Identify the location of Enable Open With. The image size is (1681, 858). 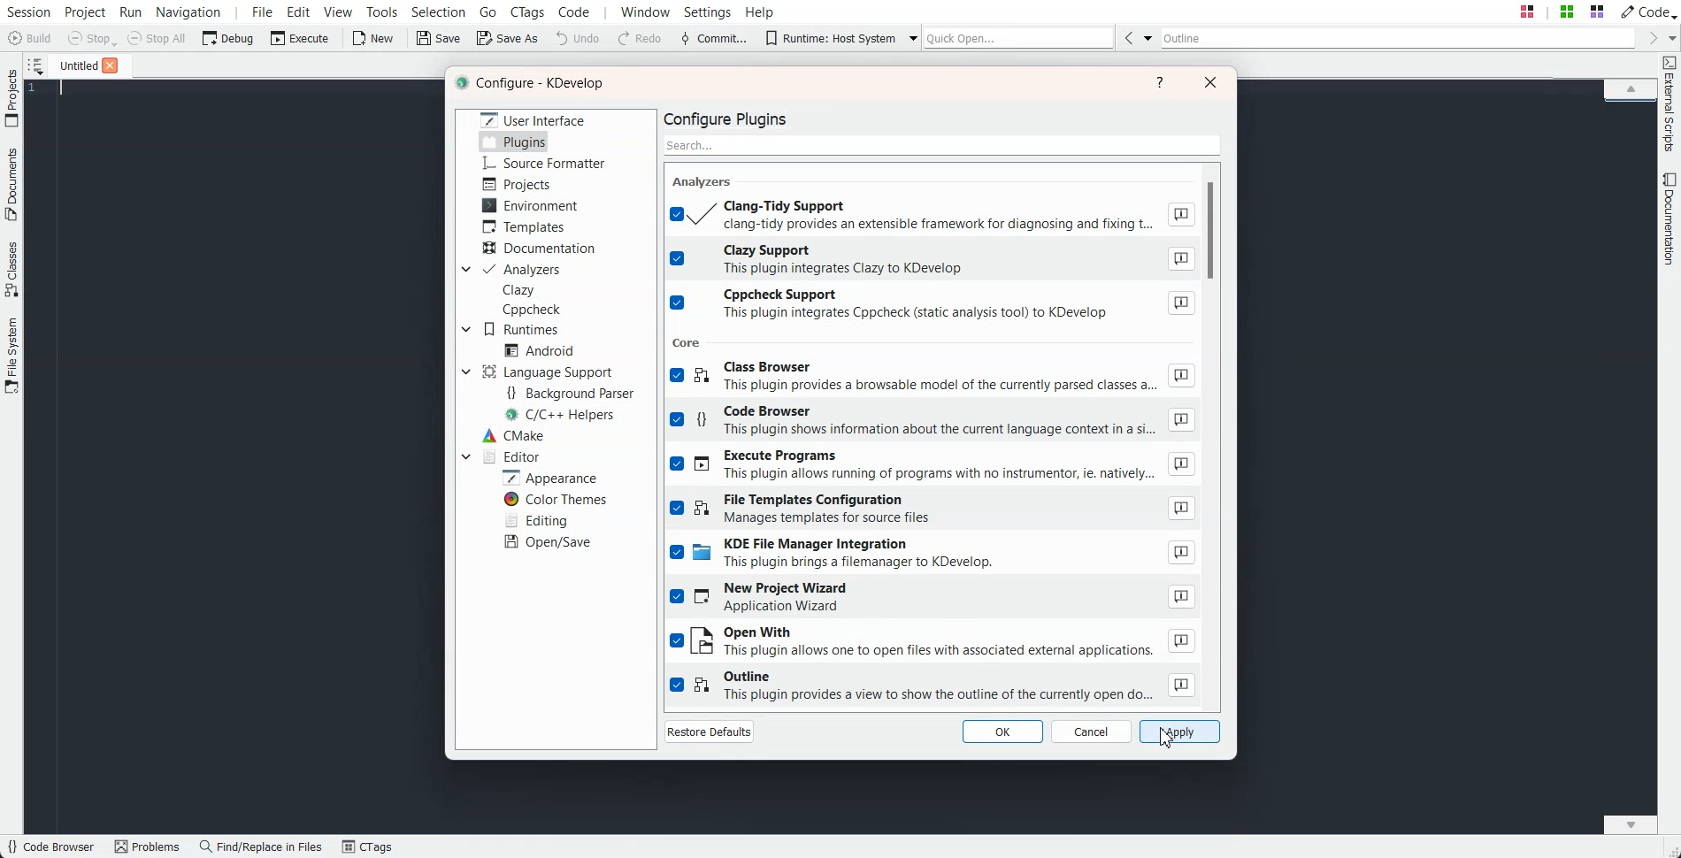
(933, 642).